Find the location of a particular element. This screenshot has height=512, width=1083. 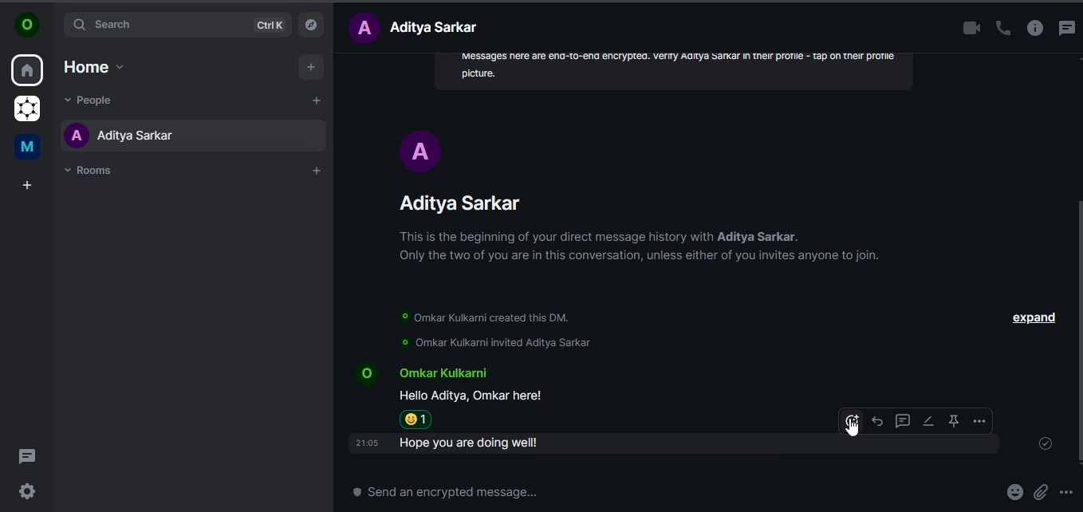

grapheneos is located at coordinates (26, 109).